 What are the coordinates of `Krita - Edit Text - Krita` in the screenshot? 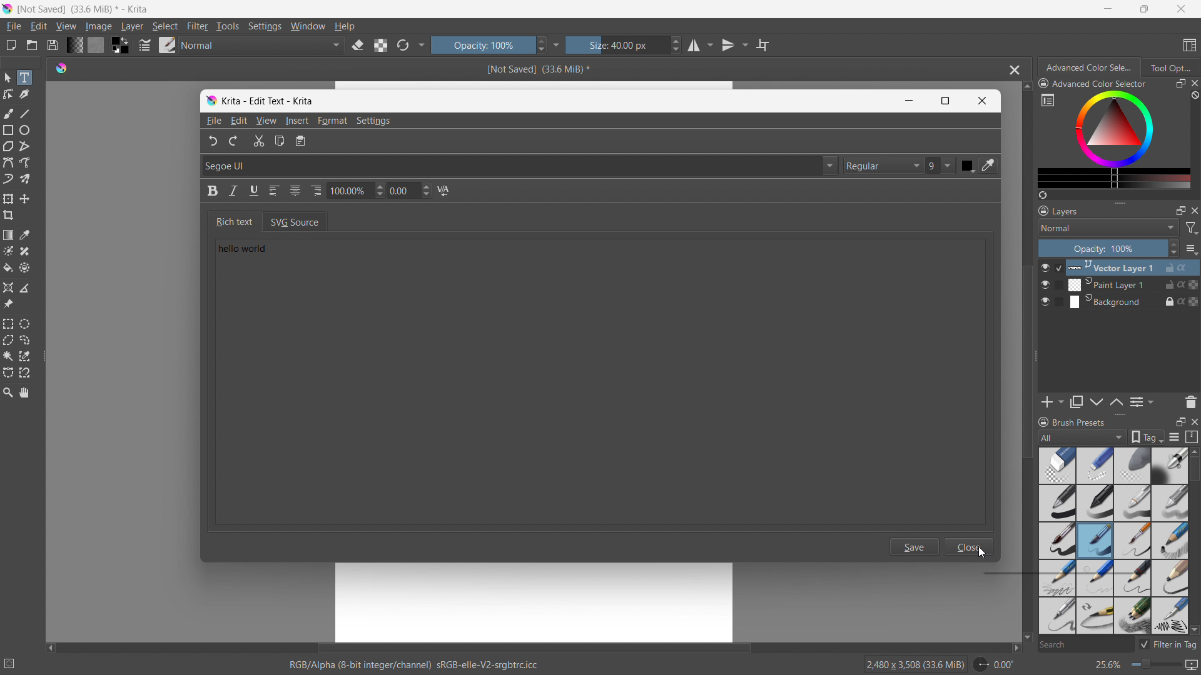 It's located at (269, 99).